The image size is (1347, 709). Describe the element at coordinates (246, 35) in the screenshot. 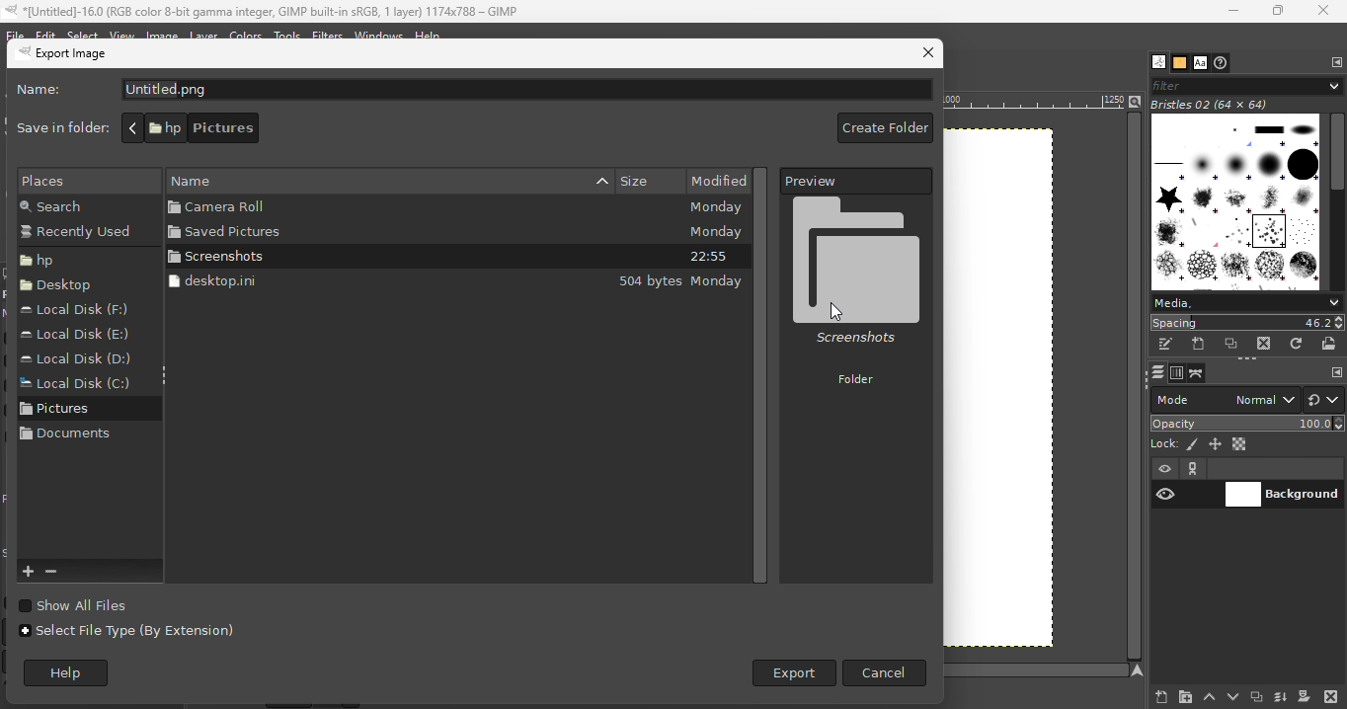

I see `Colors` at that location.